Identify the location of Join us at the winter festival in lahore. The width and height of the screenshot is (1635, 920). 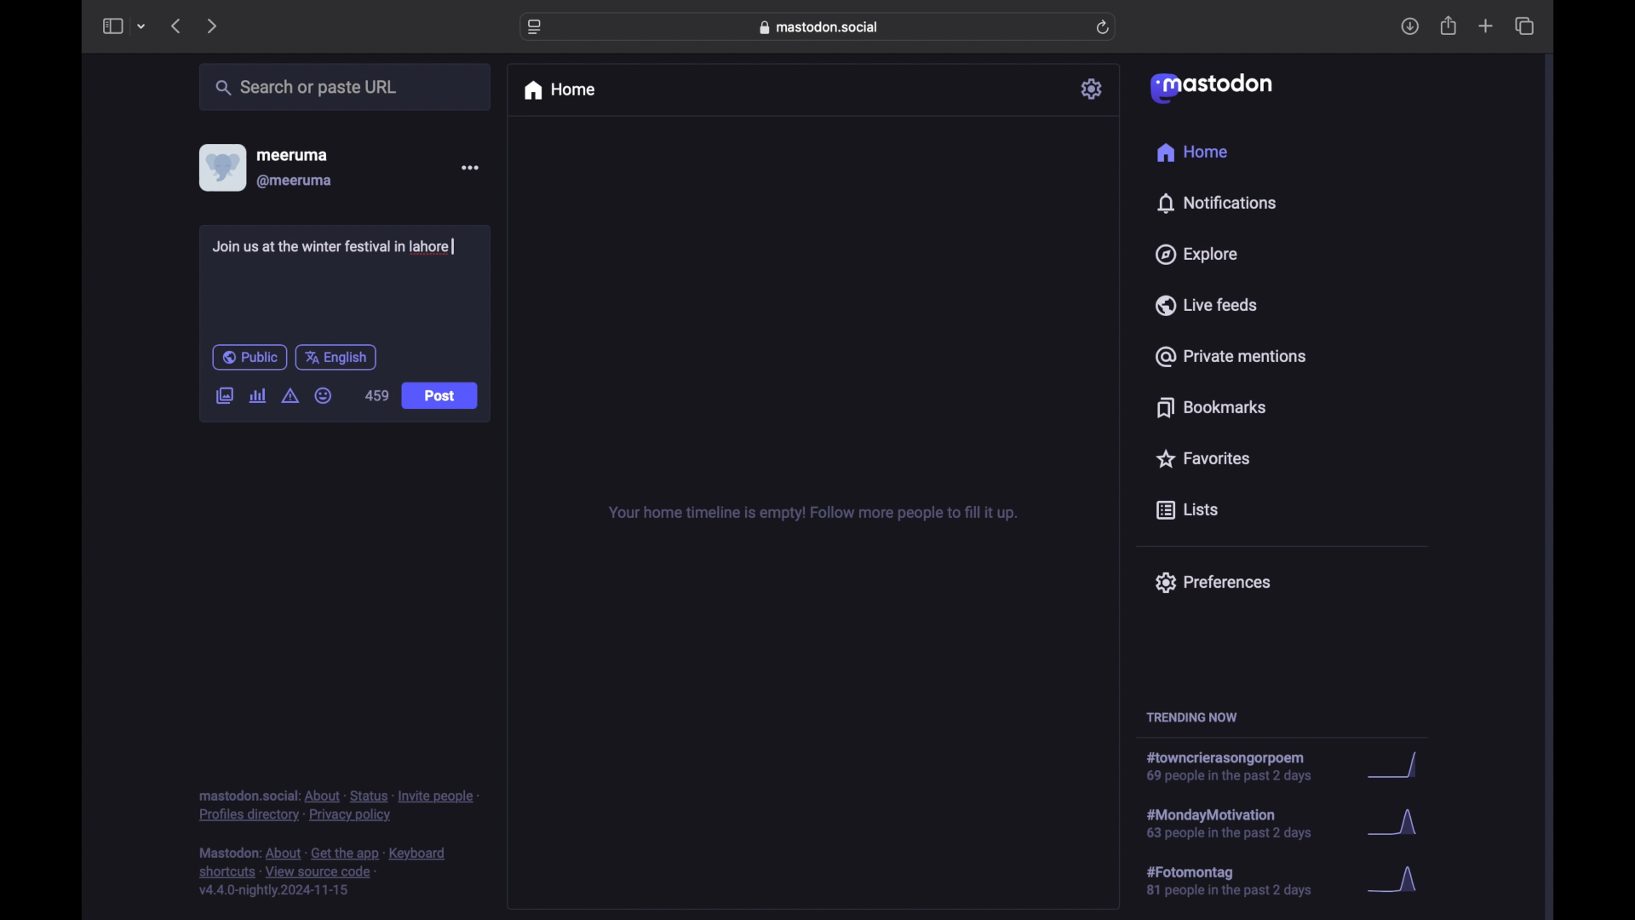
(333, 250).